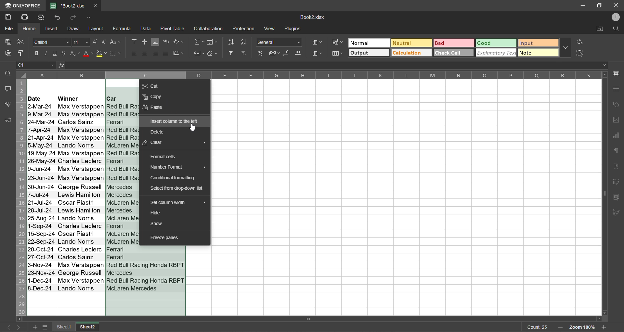 The image size is (624, 332). I want to click on profile, so click(616, 17).